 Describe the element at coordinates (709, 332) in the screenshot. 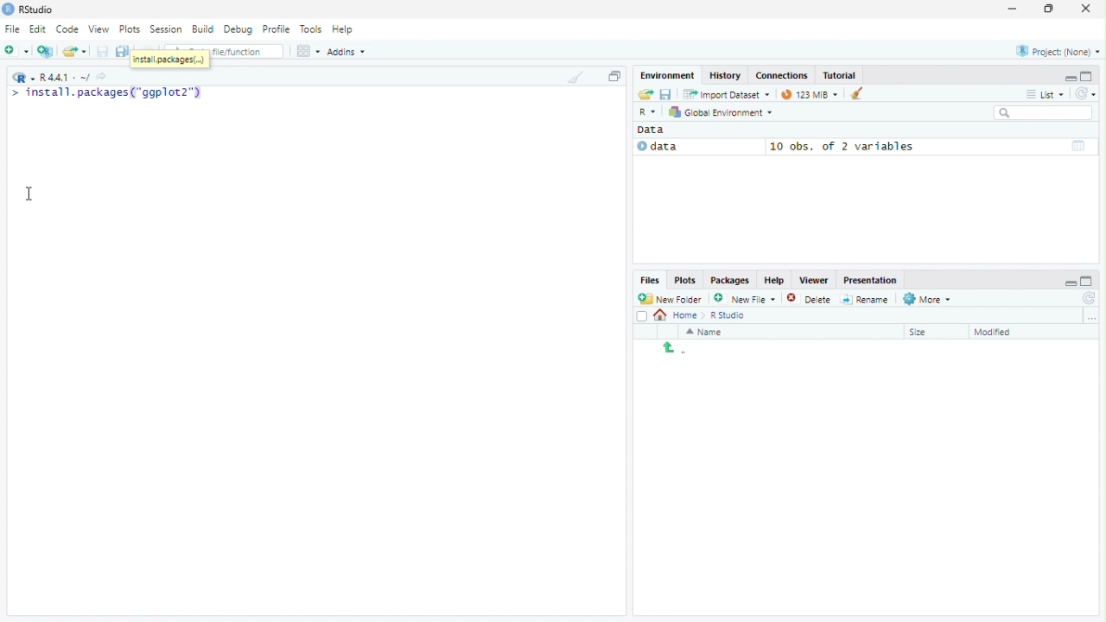

I see `Sort by name` at that location.